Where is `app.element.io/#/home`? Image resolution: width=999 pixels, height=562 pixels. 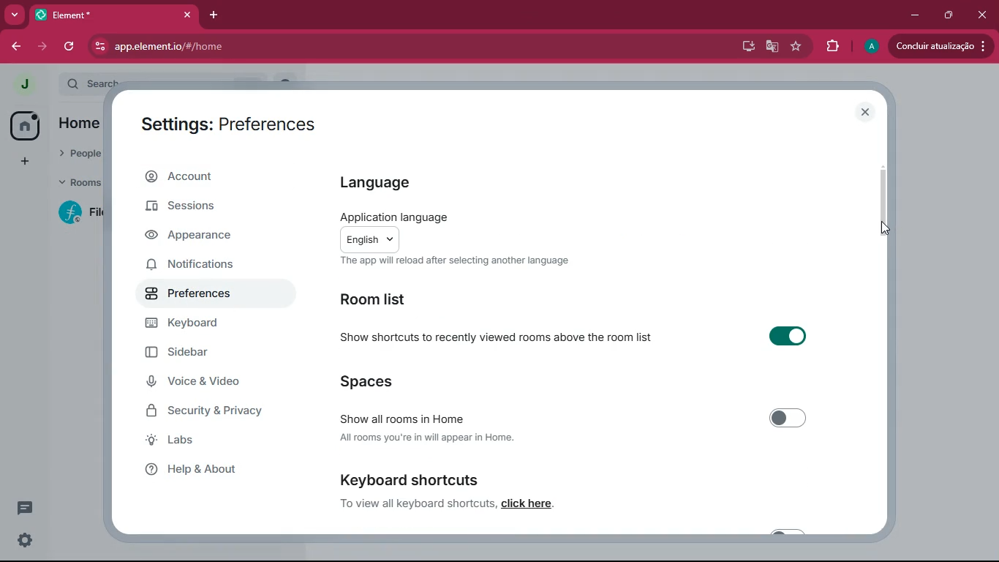
app.element.io/#/home is located at coordinates (233, 48).